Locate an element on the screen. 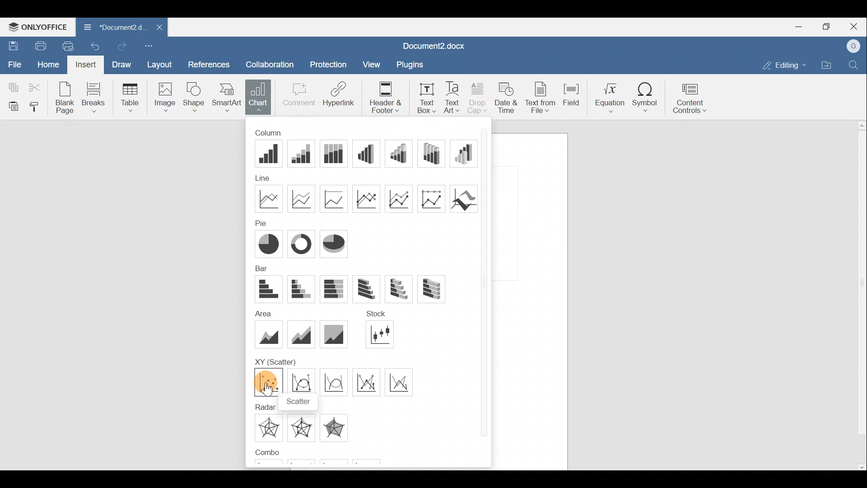 This screenshot has width=867, height=488. File is located at coordinates (13, 63).